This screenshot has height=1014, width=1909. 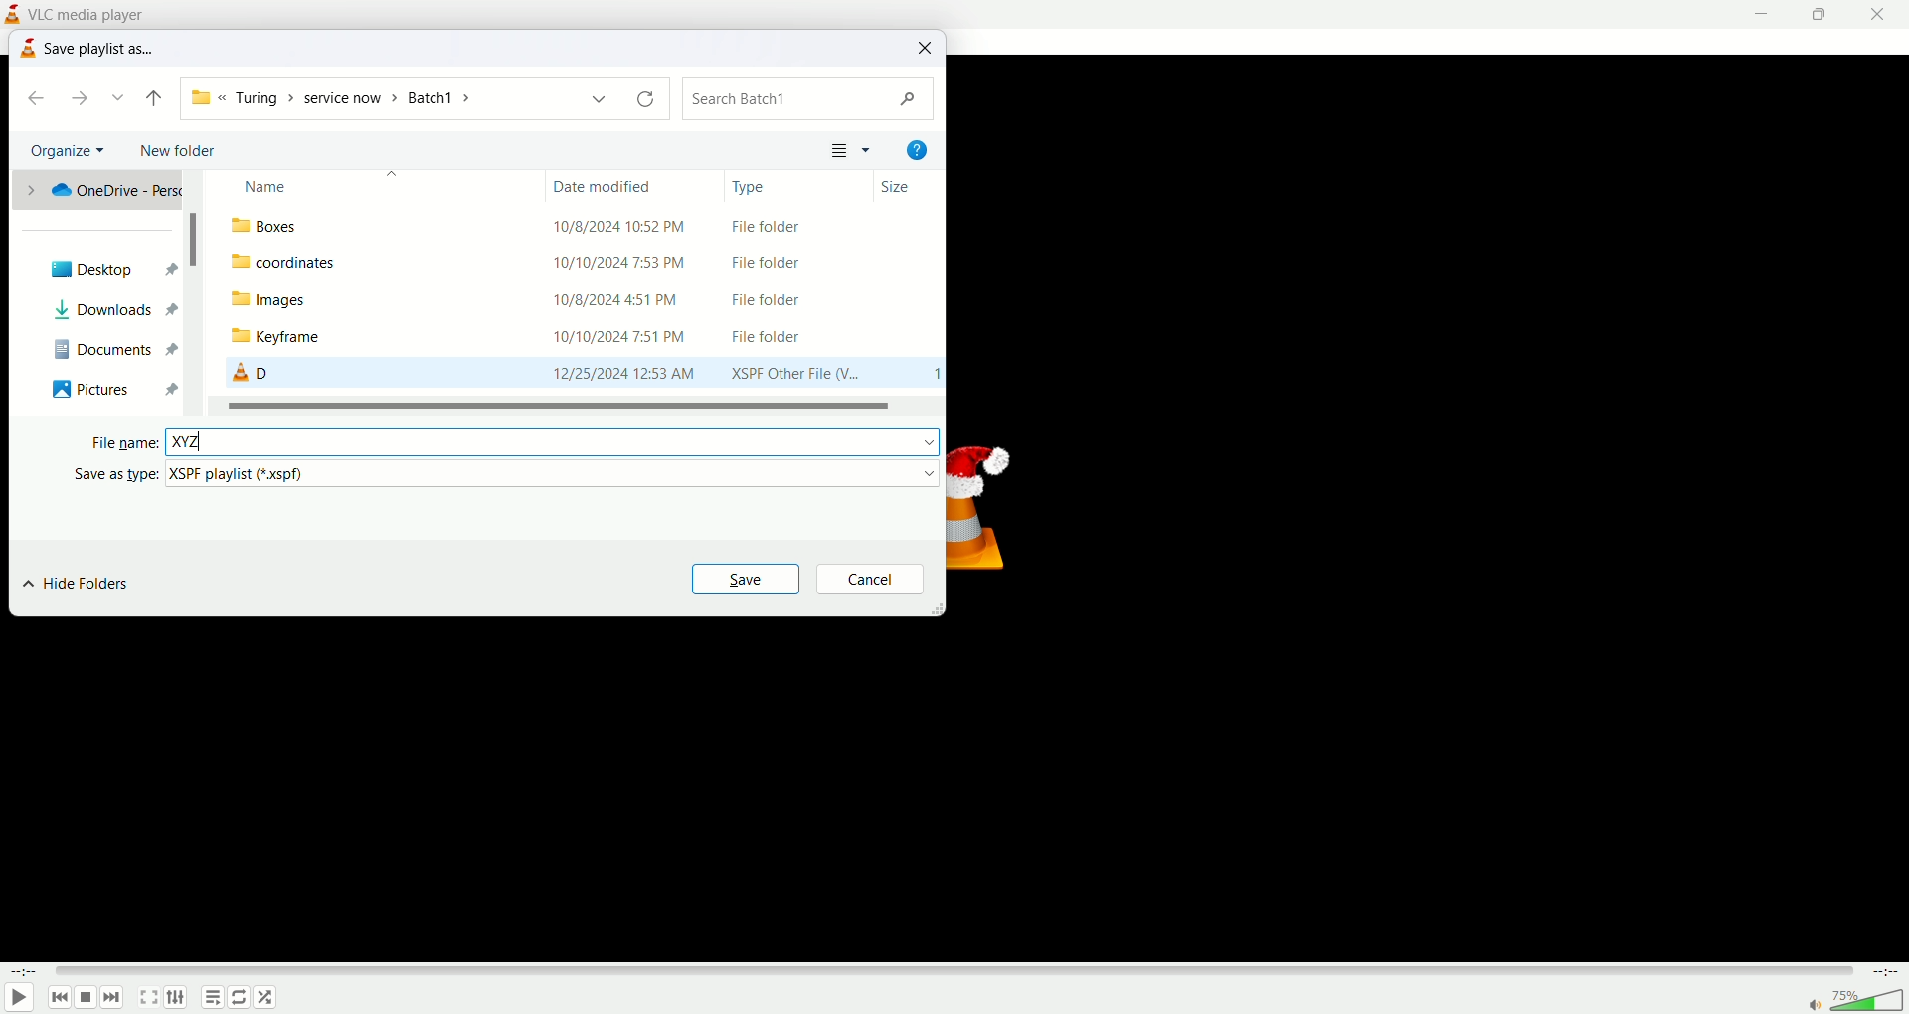 I want to click on save as type, so click(x=105, y=473).